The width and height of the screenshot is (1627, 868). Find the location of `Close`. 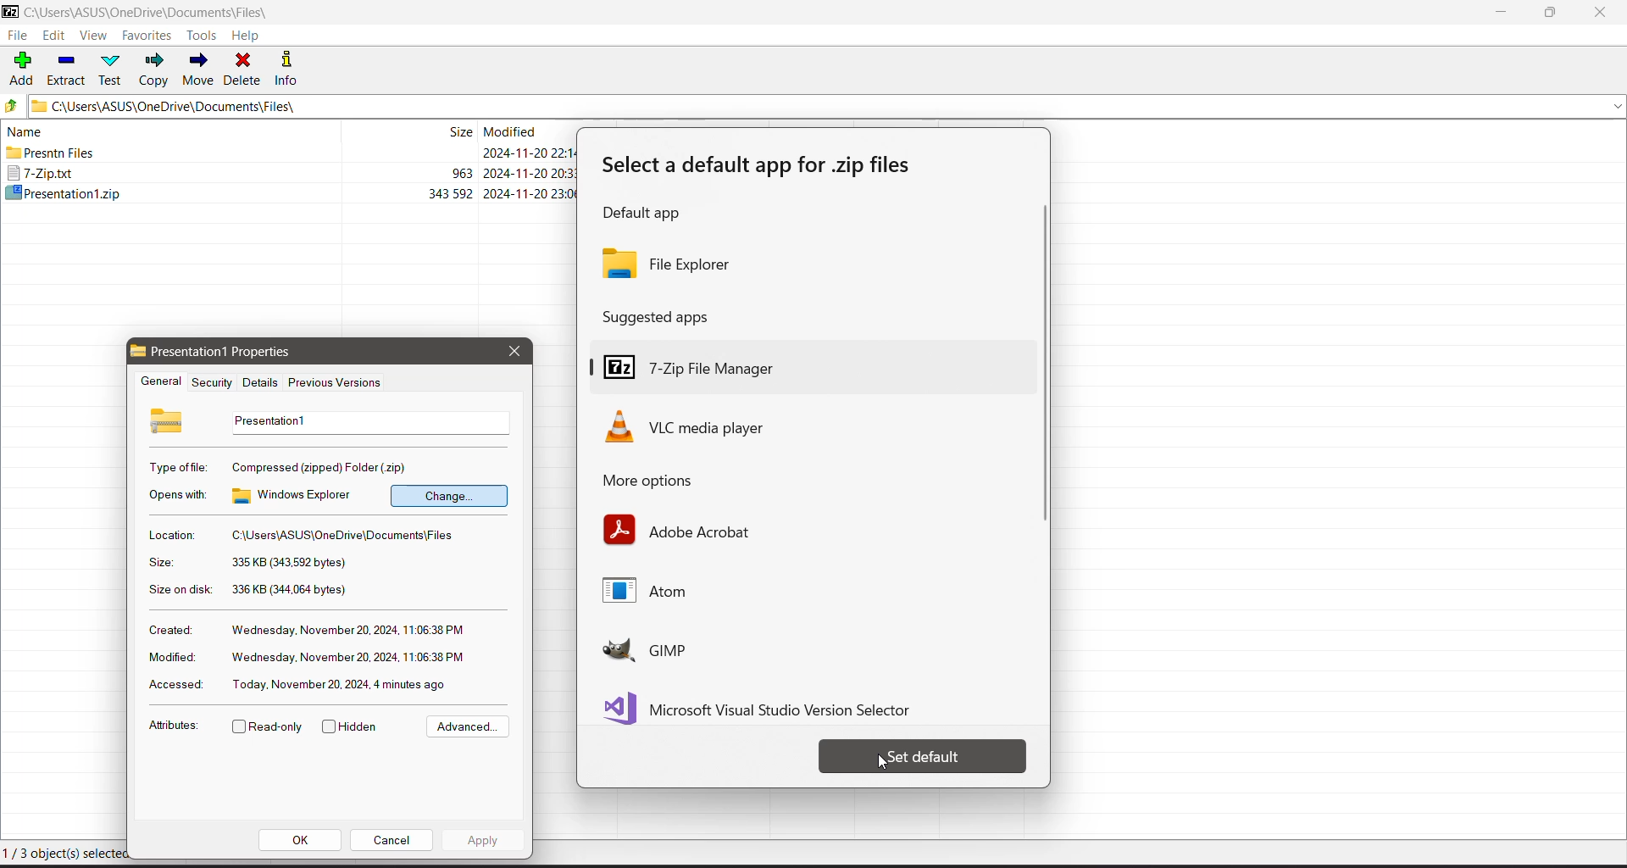

Close is located at coordinates (514, 351).